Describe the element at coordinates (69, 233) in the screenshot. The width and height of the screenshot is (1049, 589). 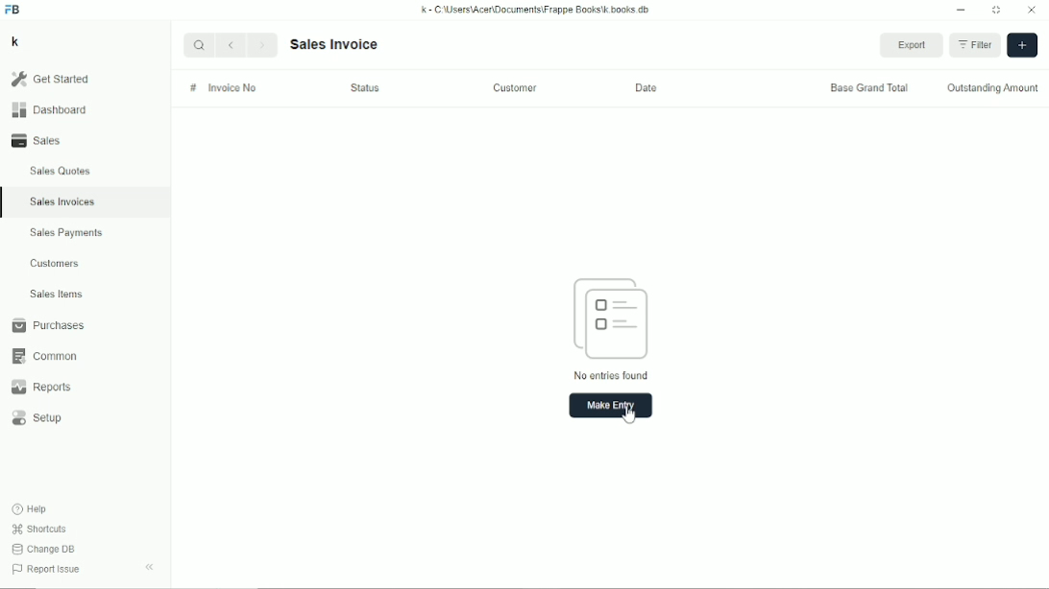
I see `Sales payments` at that location.